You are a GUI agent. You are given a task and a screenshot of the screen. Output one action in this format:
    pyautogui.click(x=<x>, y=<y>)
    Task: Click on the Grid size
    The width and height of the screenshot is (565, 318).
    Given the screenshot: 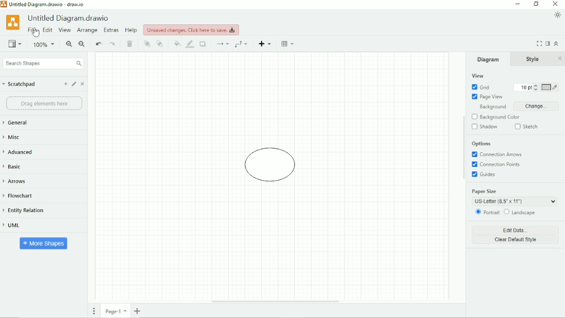 What is the action you would take?
    pyautogui.click(x=526, y=88)
    